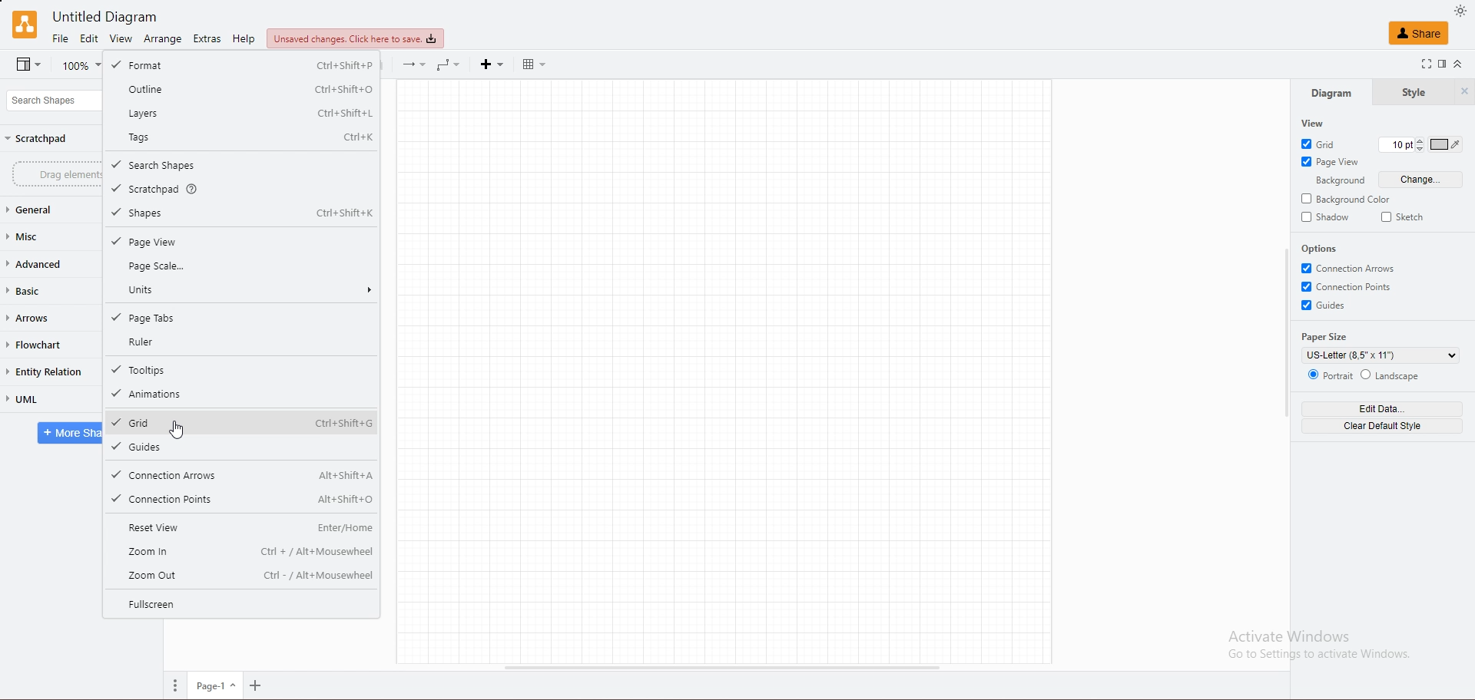 Image resolution: width=1475 pixels, height=700 pixels. What do you see at coordinates (1420, 139) in the screenshot?
I see `increase grid pt` at bounding box center [1420, 139].